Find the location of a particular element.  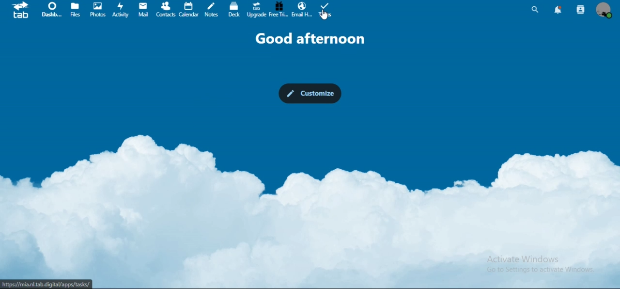

customize is located at coordinates (309, 94).